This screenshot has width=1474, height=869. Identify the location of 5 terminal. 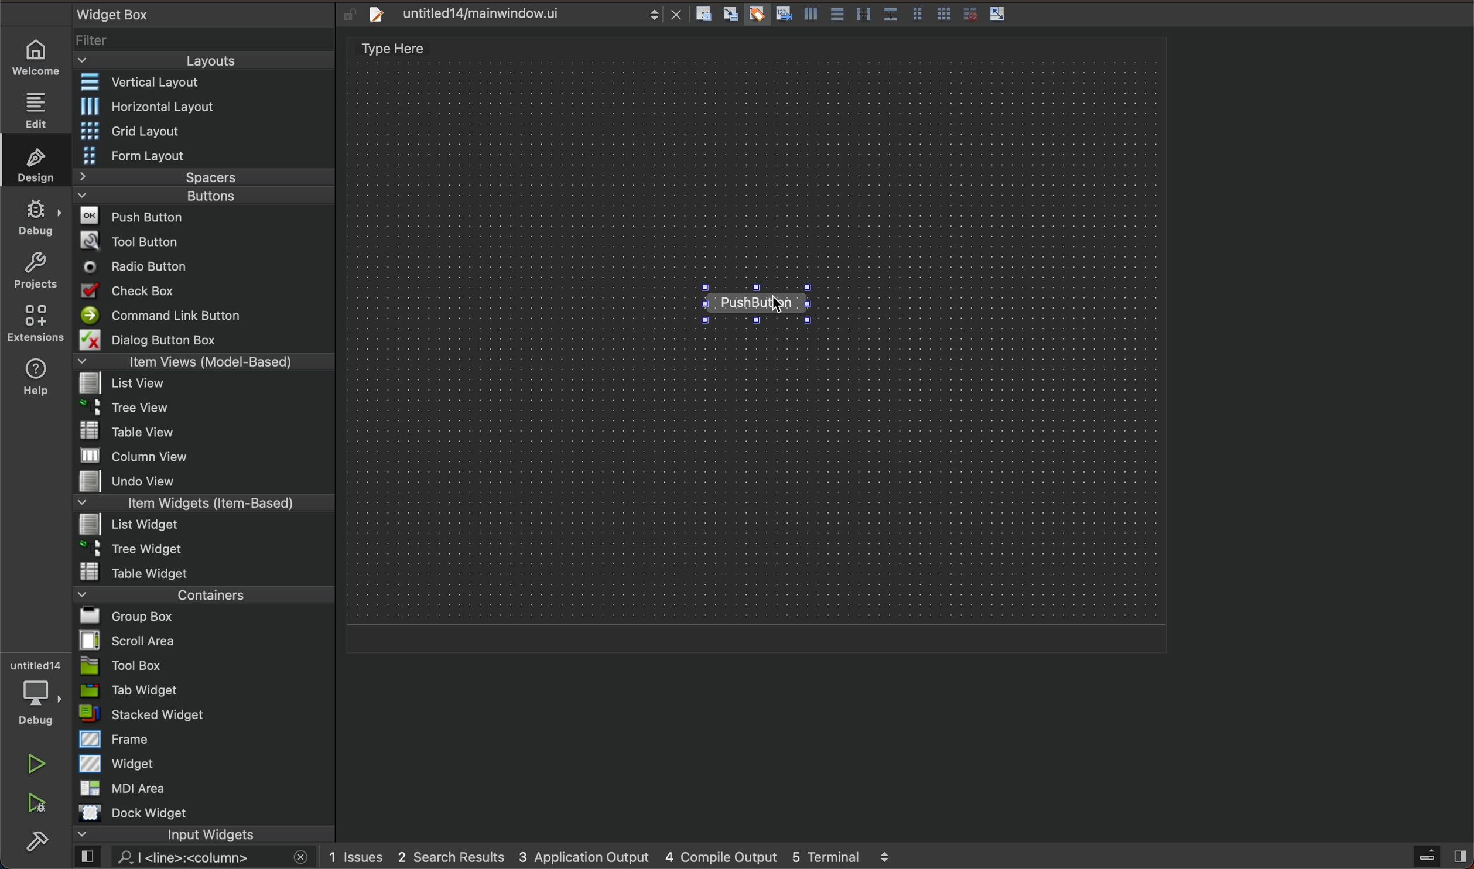
(850, 856).